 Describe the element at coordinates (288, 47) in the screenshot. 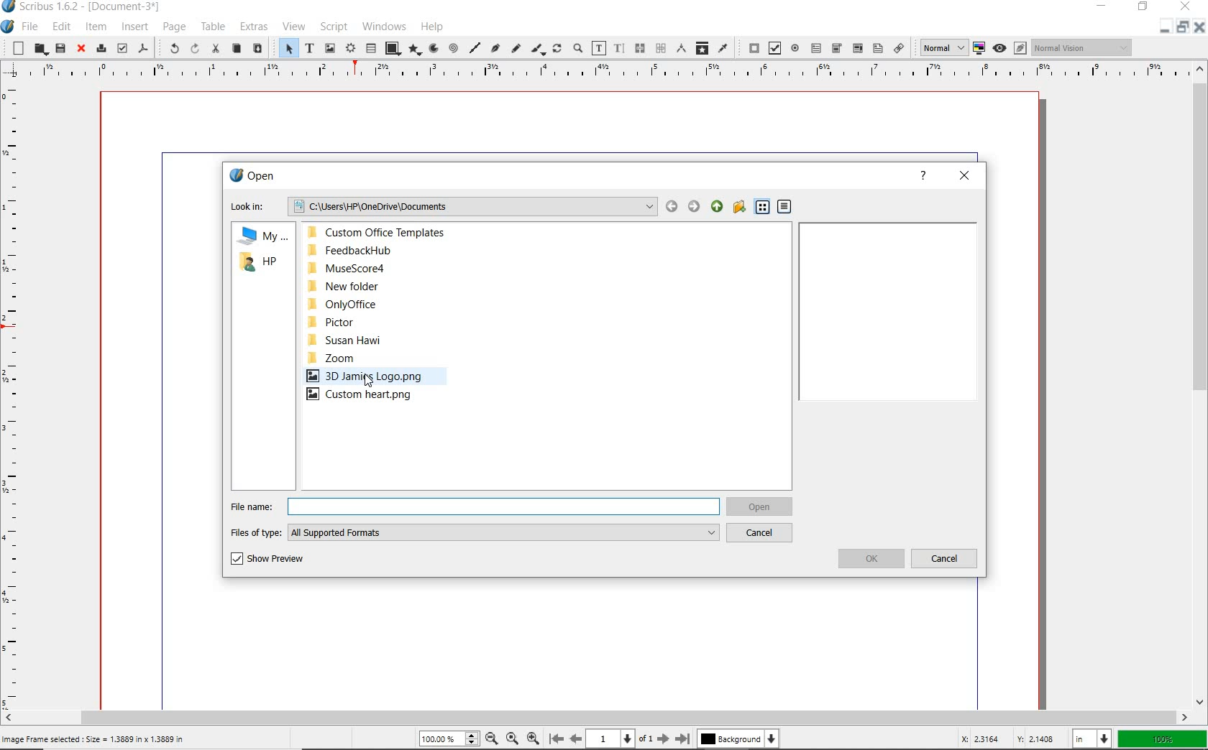

I see `SELECT` at that location.